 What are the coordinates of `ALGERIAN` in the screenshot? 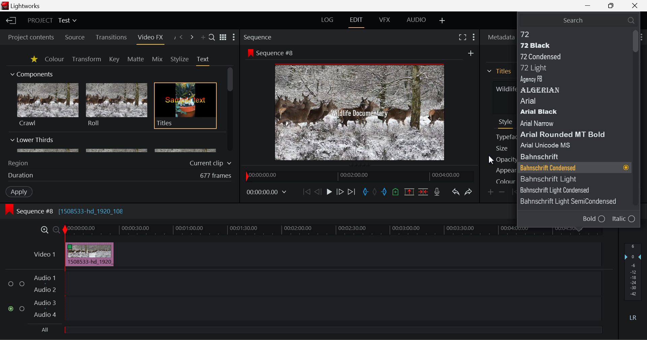 It's located at (569, 90).